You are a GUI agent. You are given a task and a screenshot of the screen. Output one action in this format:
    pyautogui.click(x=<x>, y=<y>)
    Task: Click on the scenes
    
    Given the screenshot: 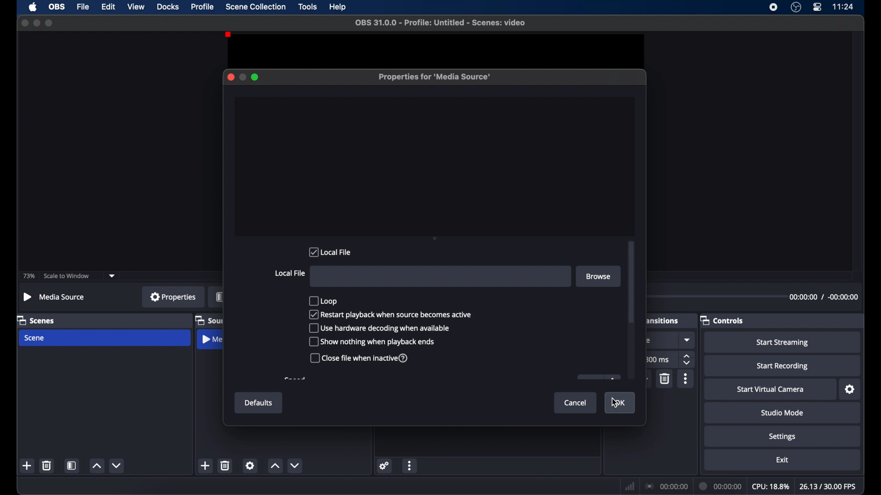 What is the action you would take?
    pyautogui.click(x=37, y=320)
    